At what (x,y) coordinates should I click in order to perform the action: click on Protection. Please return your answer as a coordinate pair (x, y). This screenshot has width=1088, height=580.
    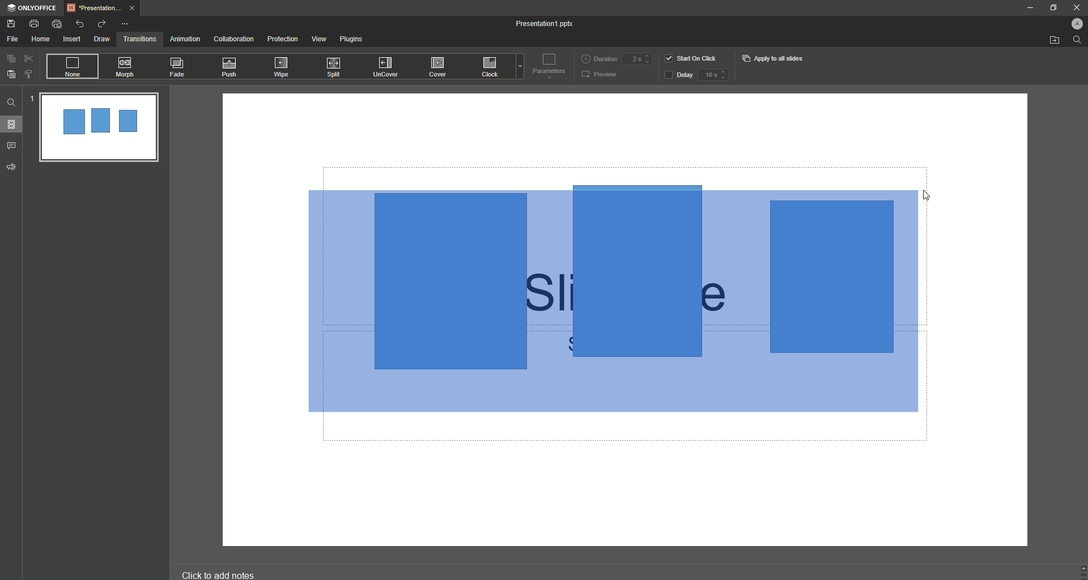
    Looking at the image, I should click on (283, 39).